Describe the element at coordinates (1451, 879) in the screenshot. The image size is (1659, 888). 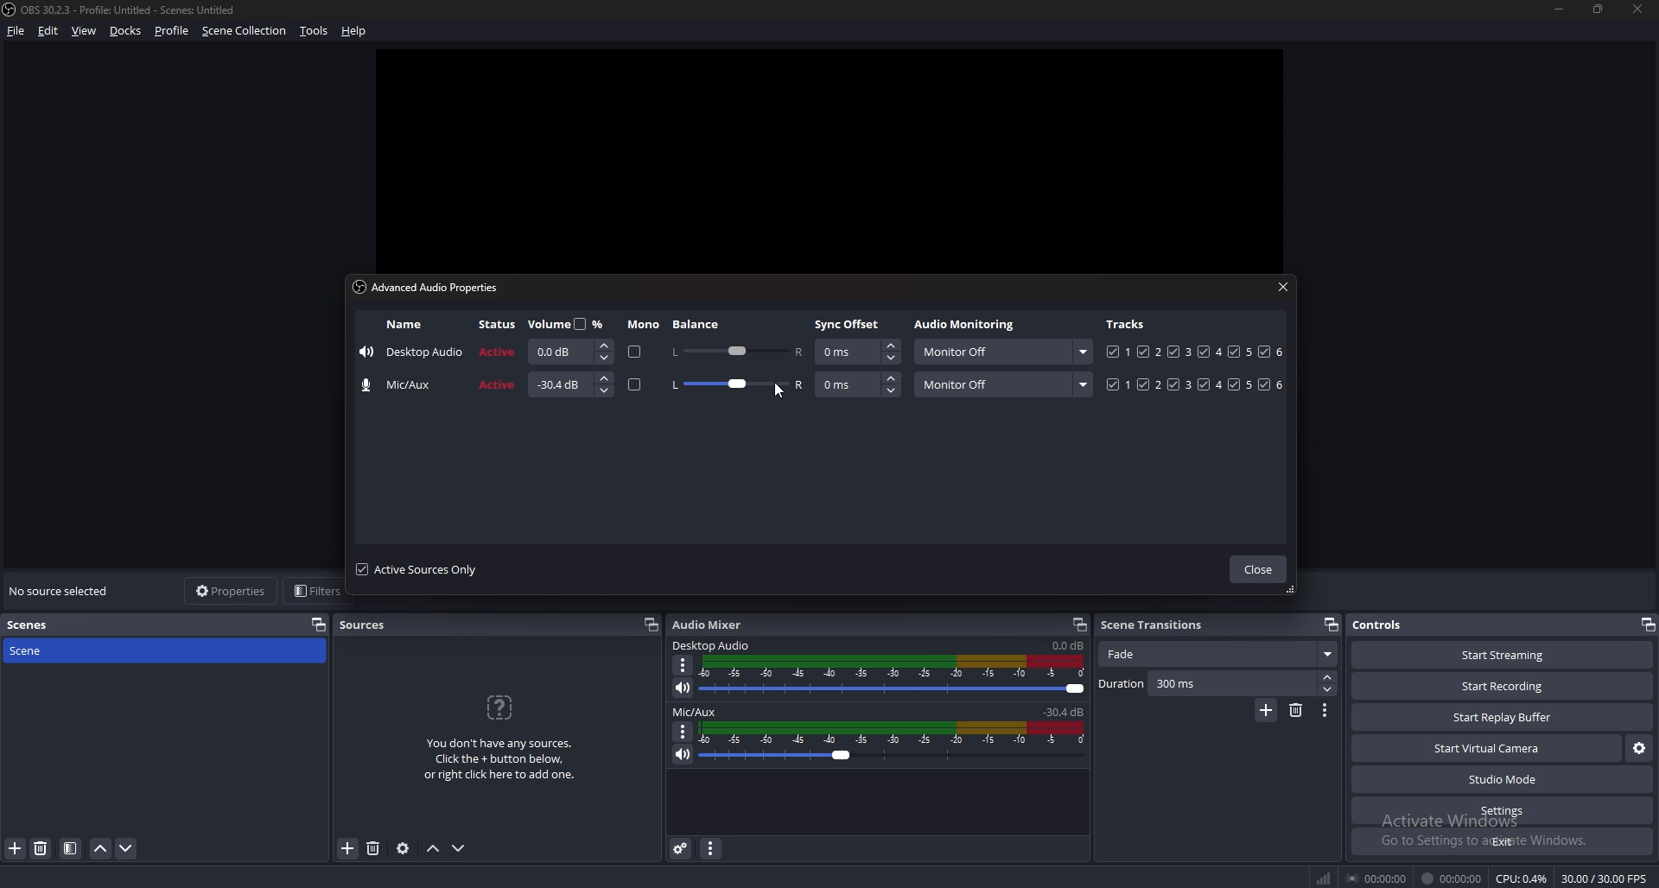
I see `00:00:00` at that location.